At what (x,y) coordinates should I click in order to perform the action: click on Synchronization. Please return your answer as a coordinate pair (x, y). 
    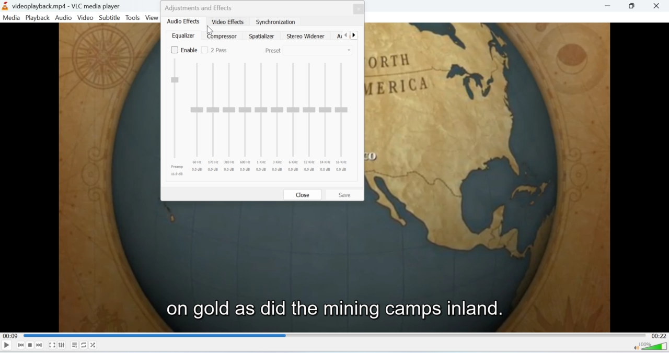
    Looking at the image, I should click on (276, 21).